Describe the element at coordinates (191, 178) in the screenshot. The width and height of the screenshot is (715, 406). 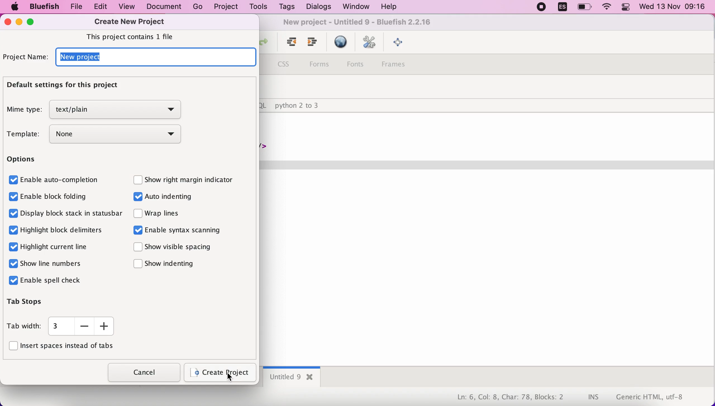
I see `show right margin indicator checkbox` at that location.